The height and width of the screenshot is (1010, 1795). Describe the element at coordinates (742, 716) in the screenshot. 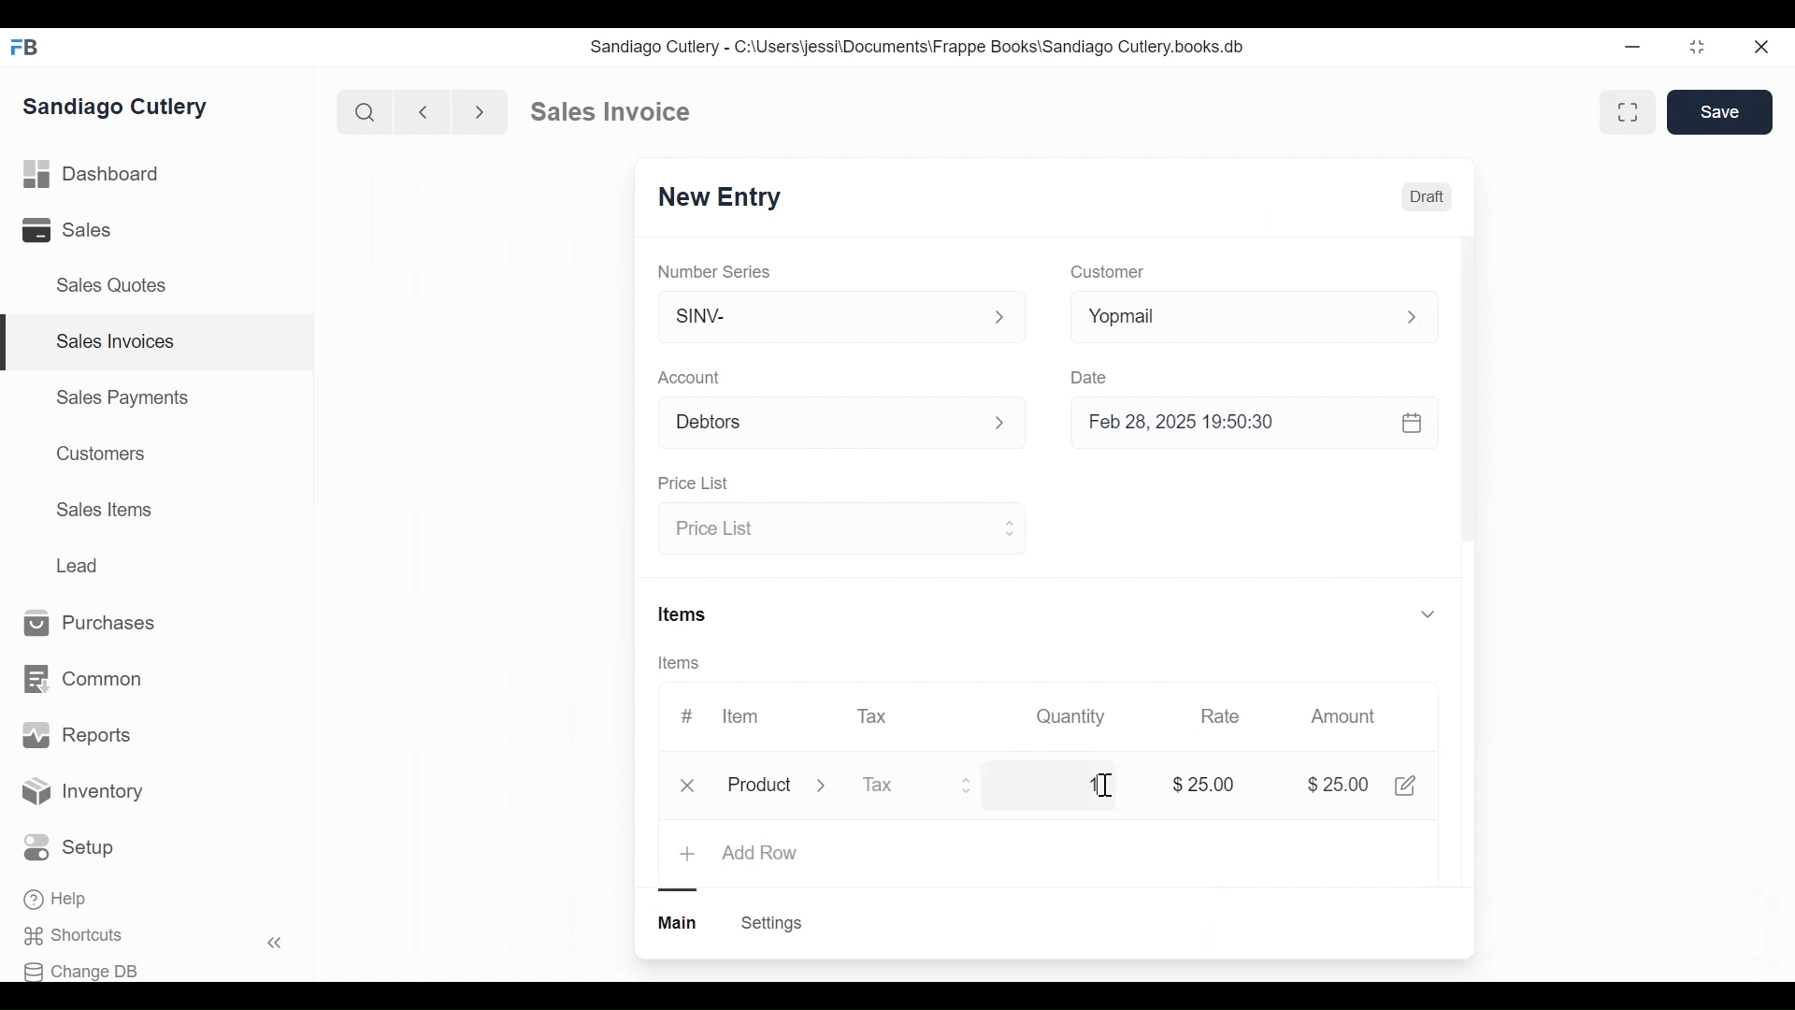

I see `Item` at that location.